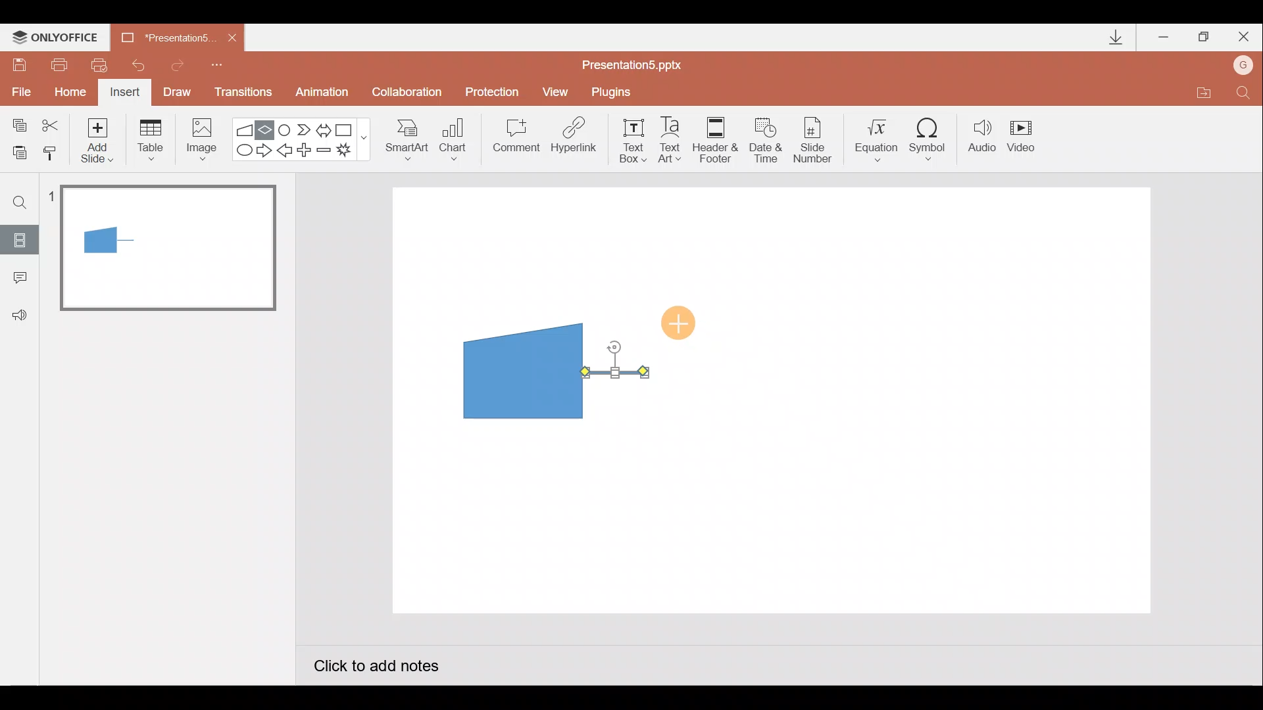 The height and width of the screenshot is (710, 1263). Describe the element at coordinates (1165, 38) in the screenshot. I see `Minimize` at that location.